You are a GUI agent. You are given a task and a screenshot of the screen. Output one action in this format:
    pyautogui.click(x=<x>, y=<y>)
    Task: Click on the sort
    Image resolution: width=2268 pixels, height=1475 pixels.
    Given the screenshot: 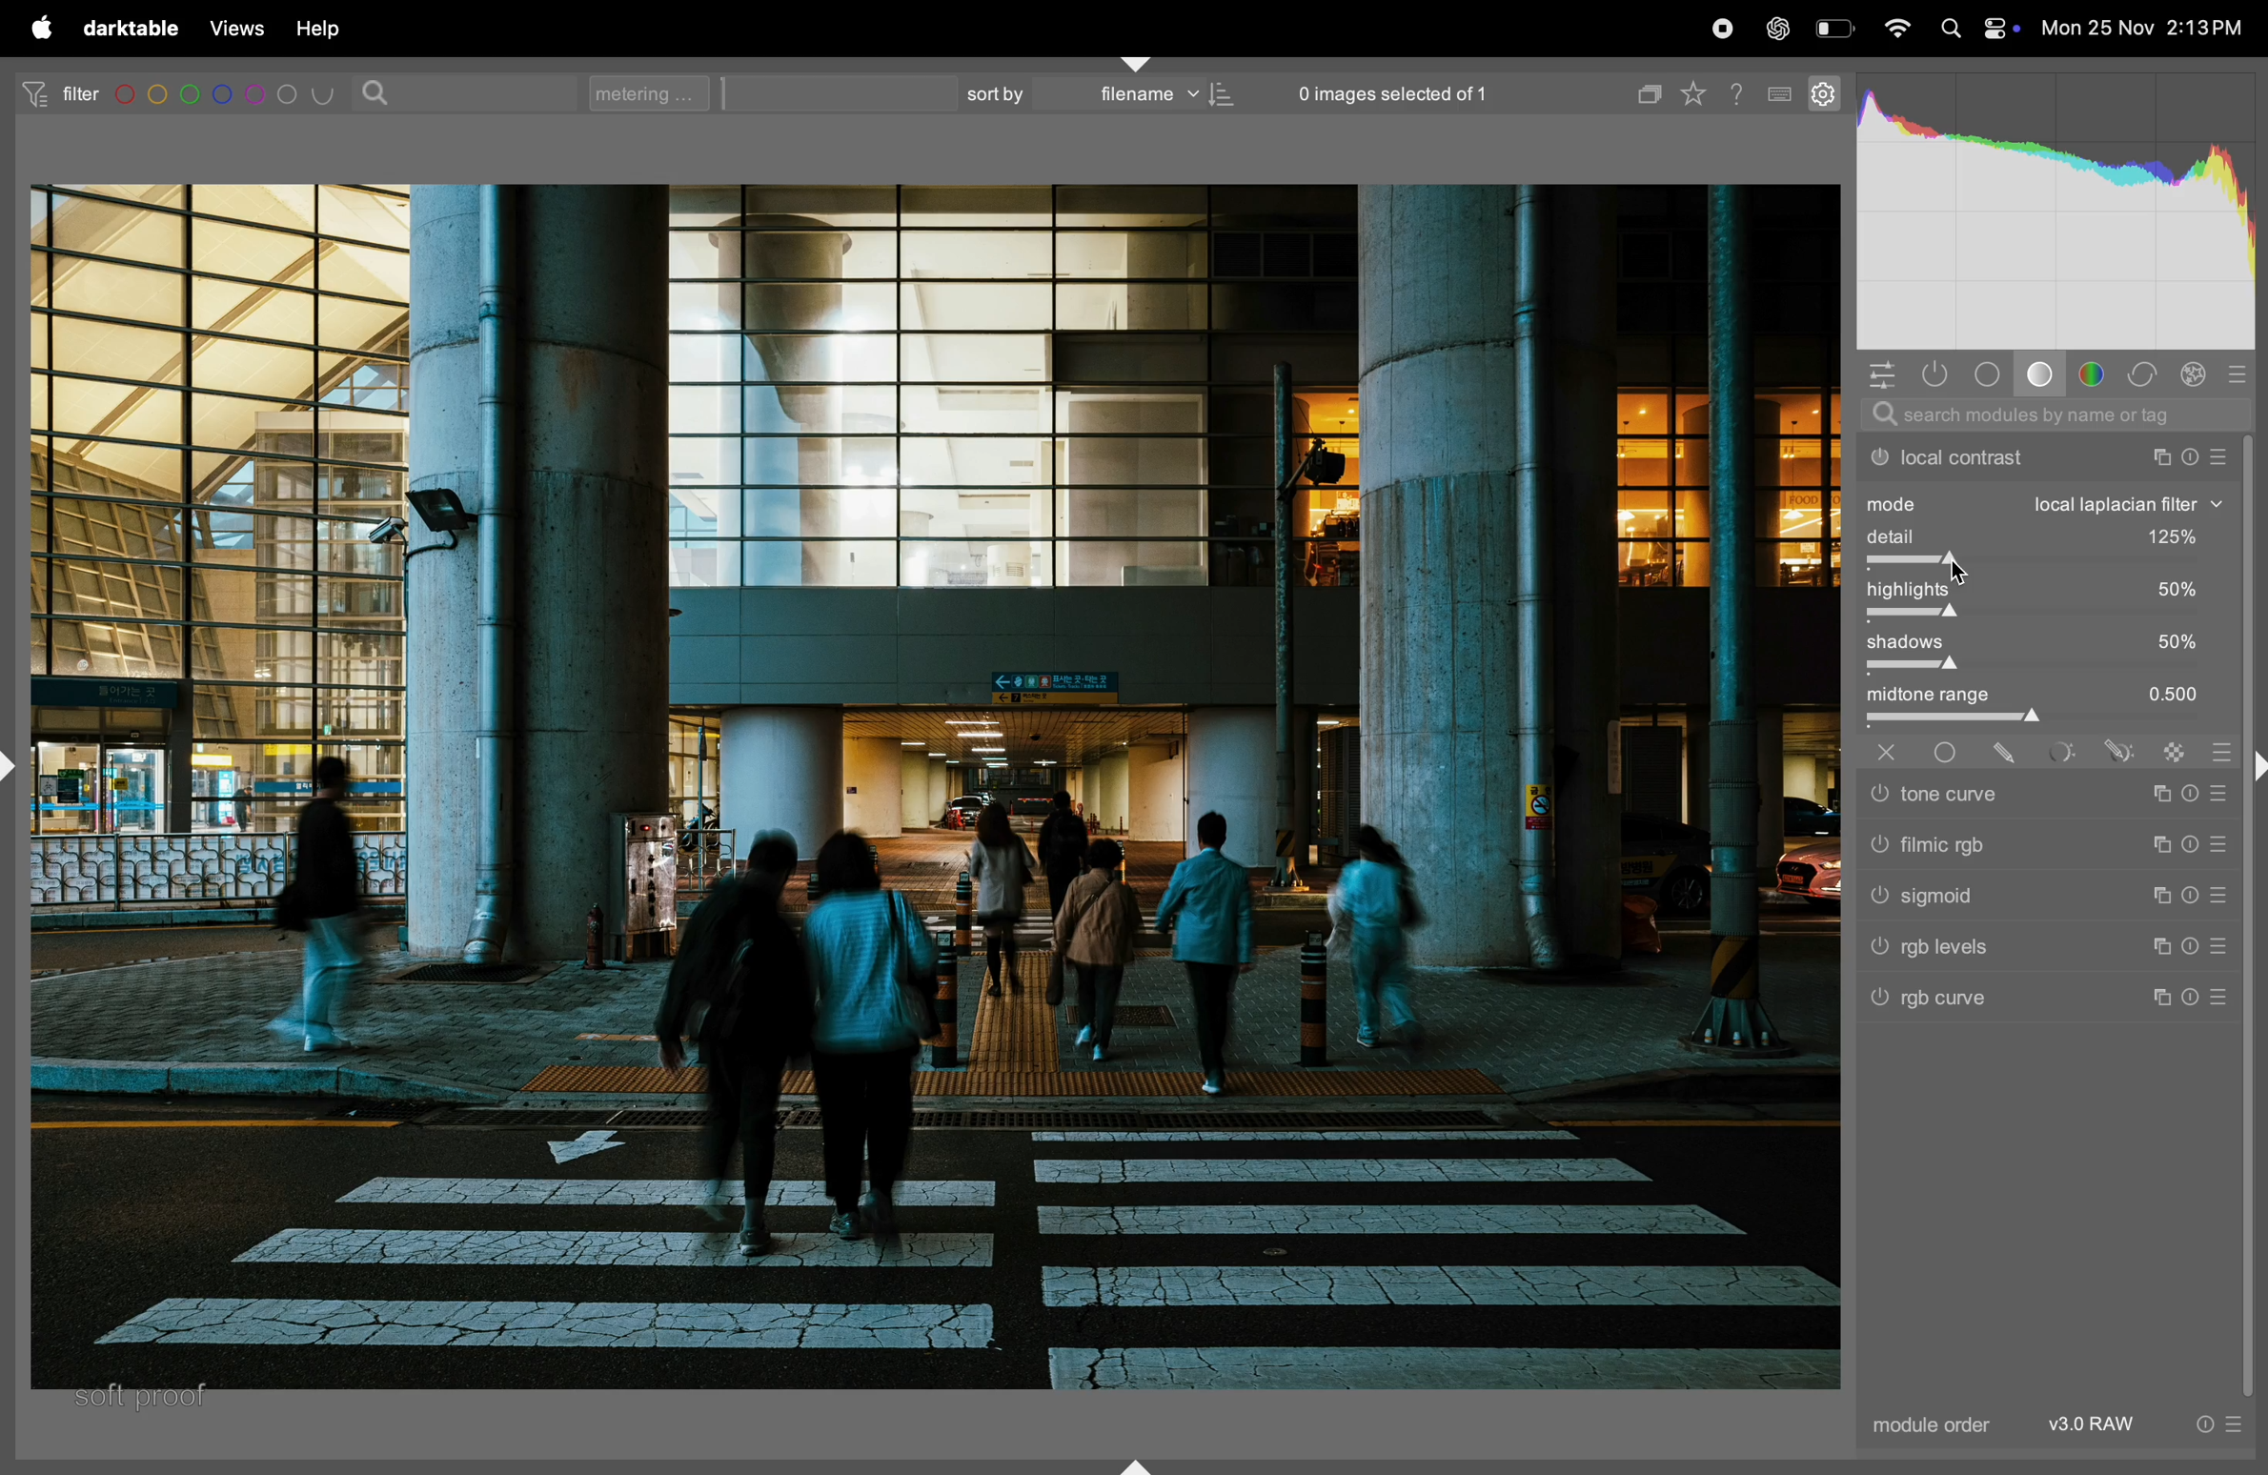 What is the action you would take?
    pyautogui.click(x=990, y=93)
    